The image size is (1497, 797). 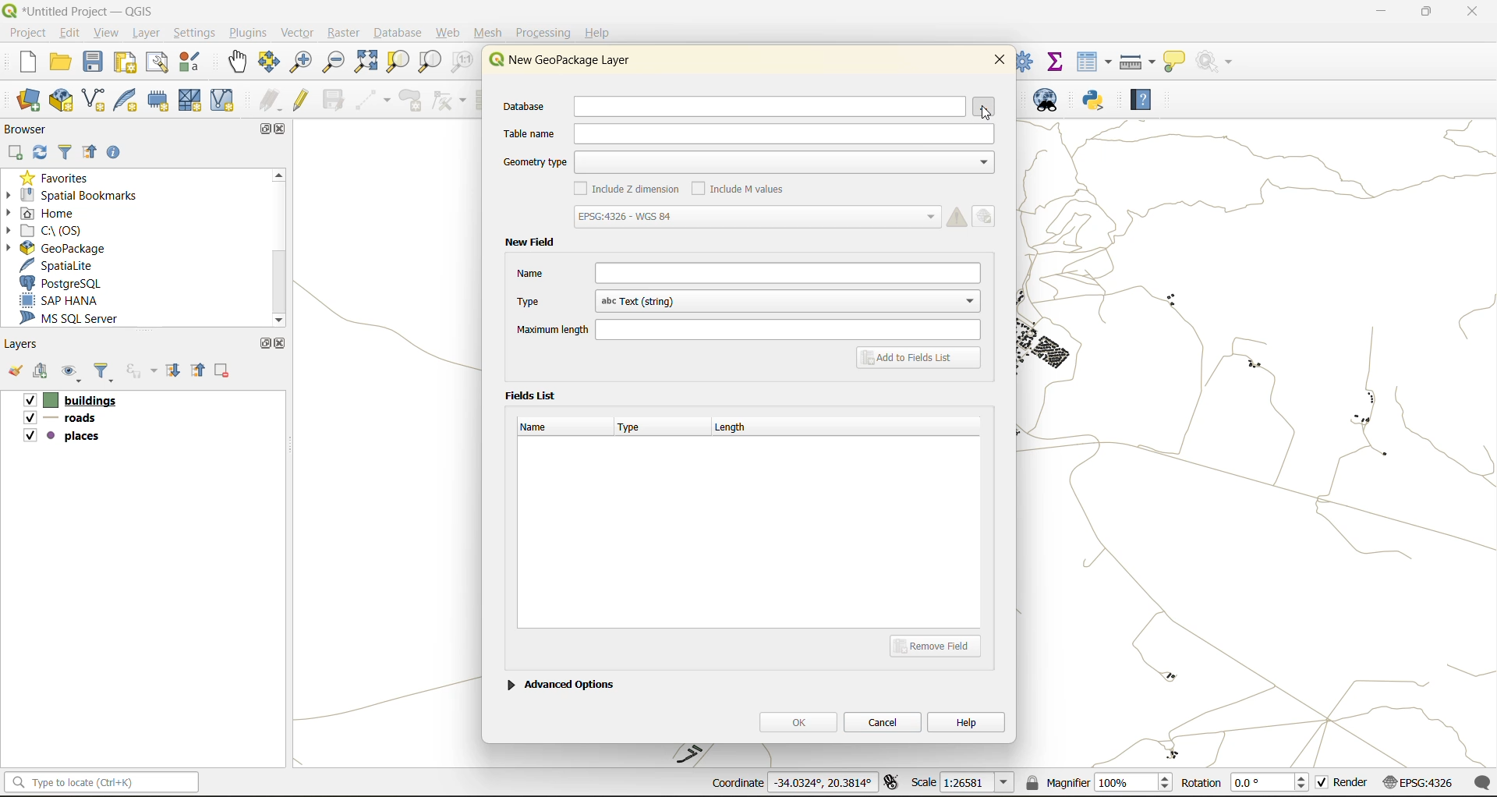 What do you see at coordinates (129, 104) in the screenshot?
I see `new spatialite` at bounding box center [129, 104].